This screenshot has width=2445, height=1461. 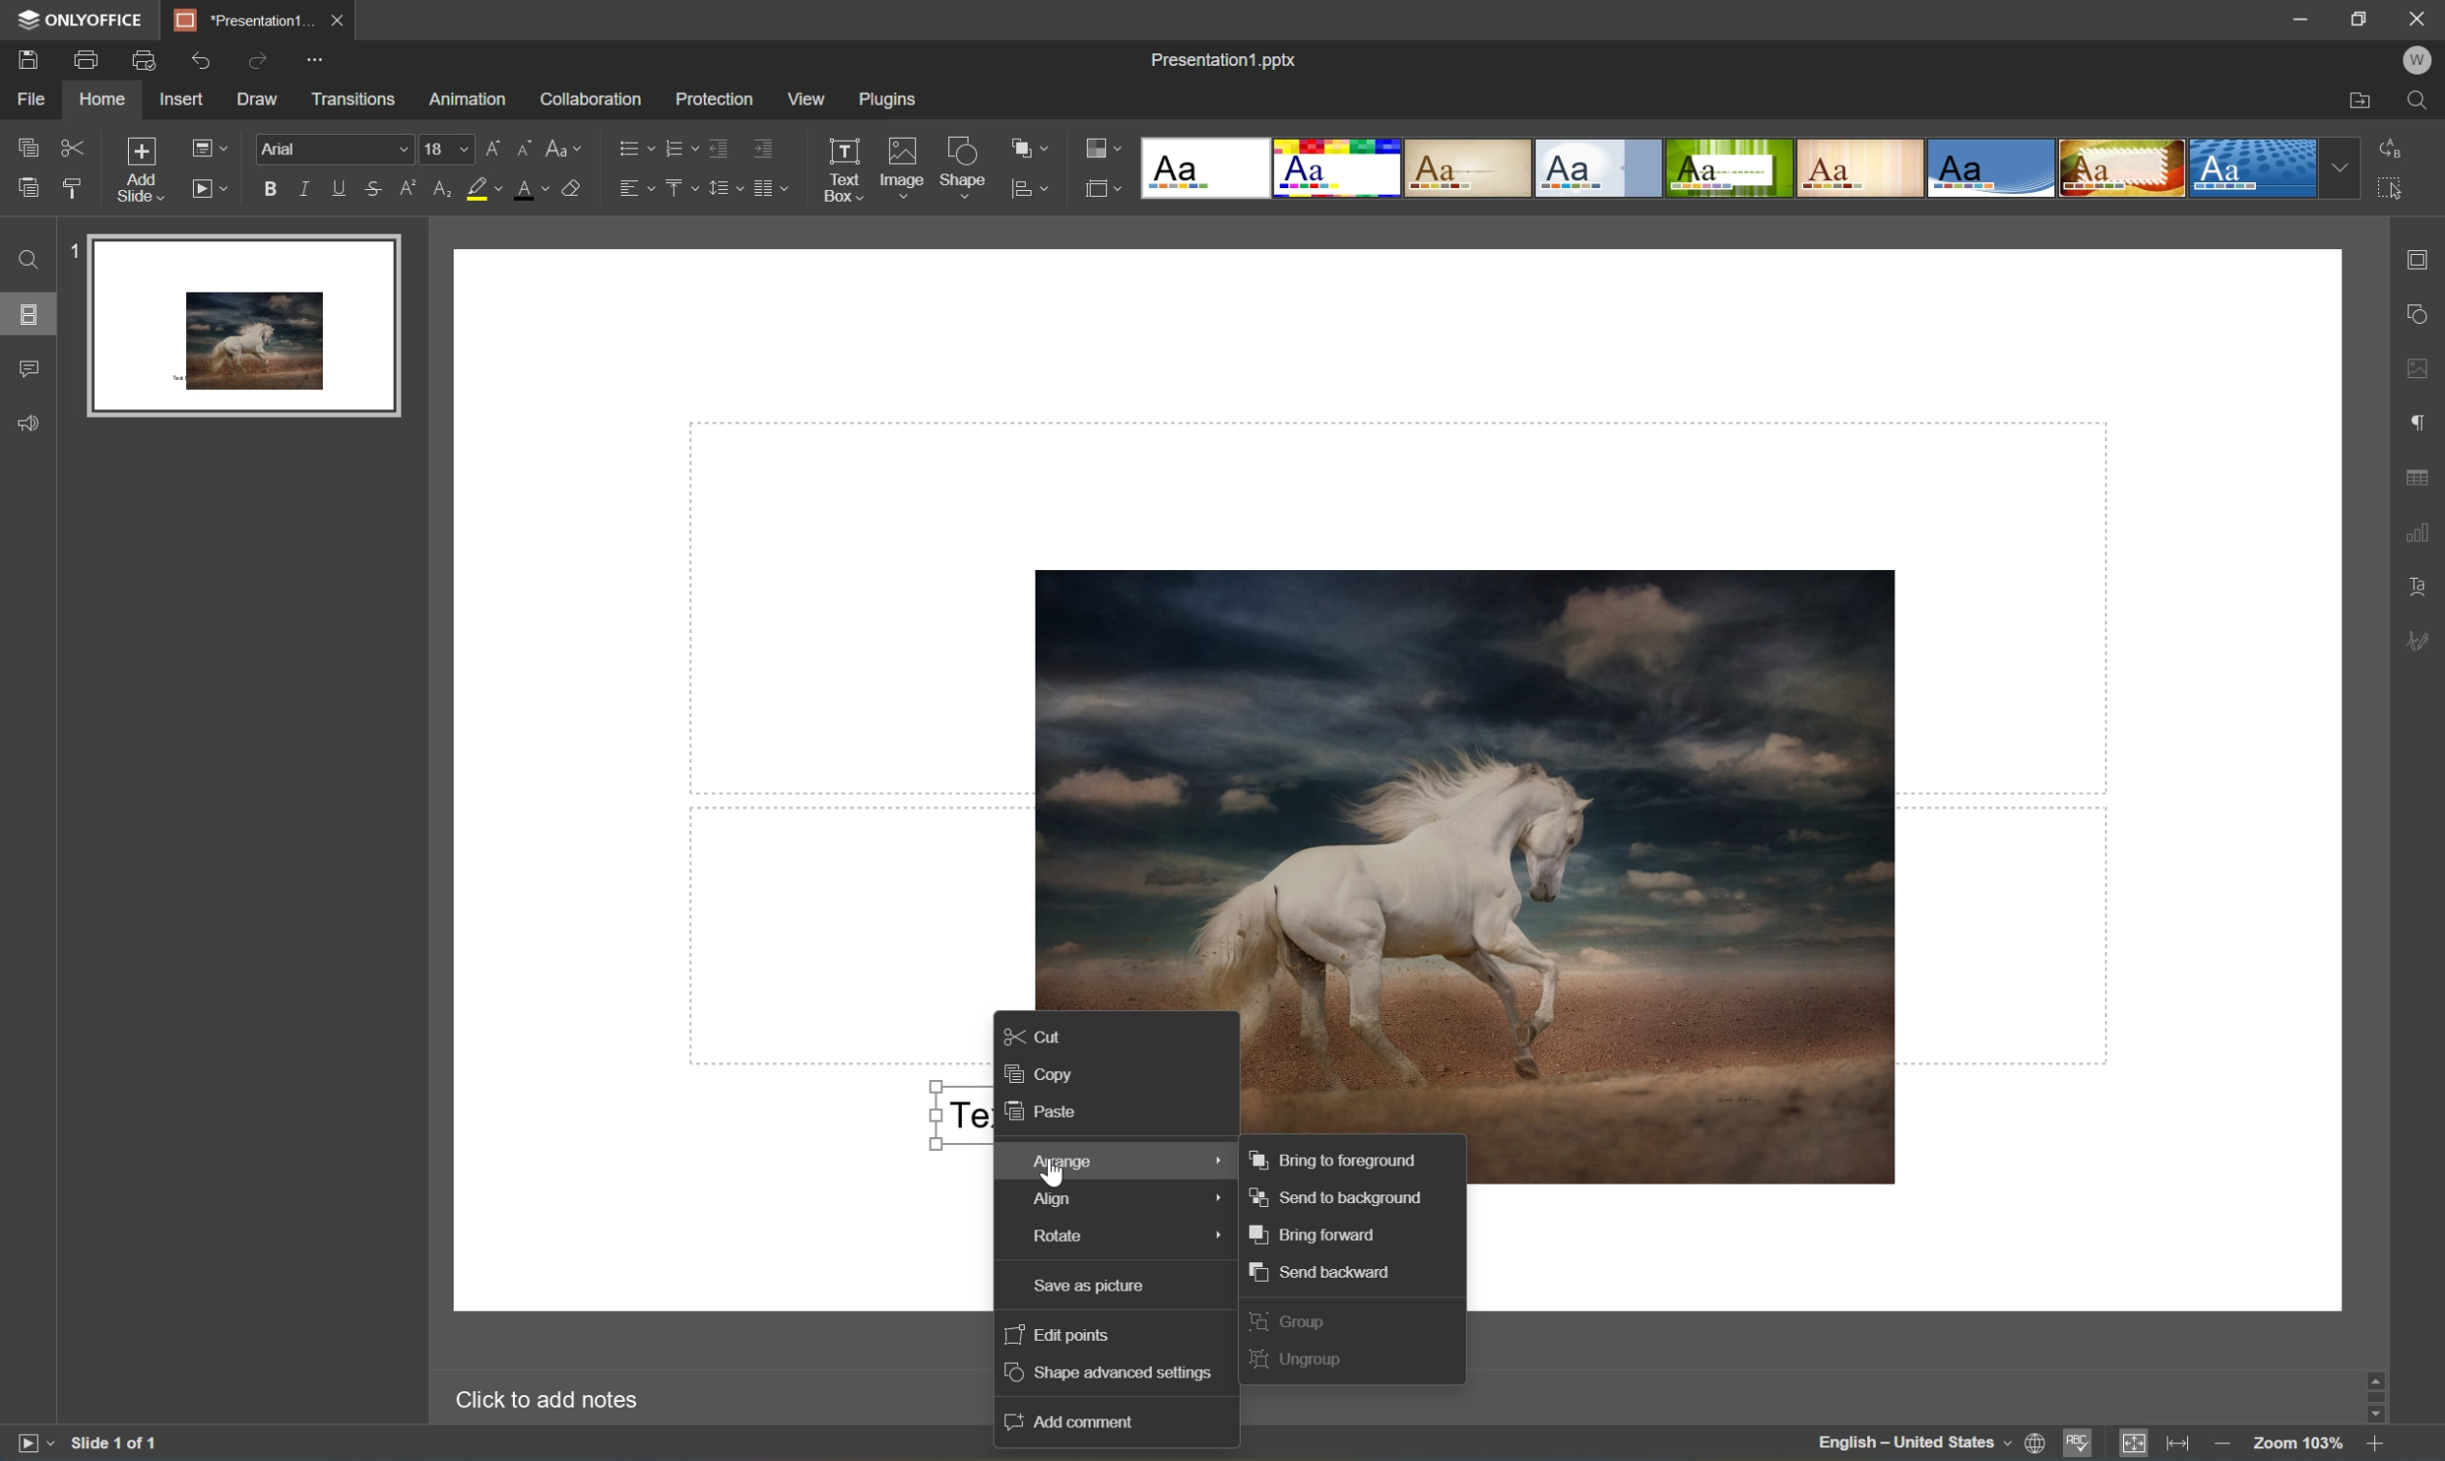 What do you see at coordinates (471, 100) in the screenshot?
I see `Animation` at bounding box center [471, 100].